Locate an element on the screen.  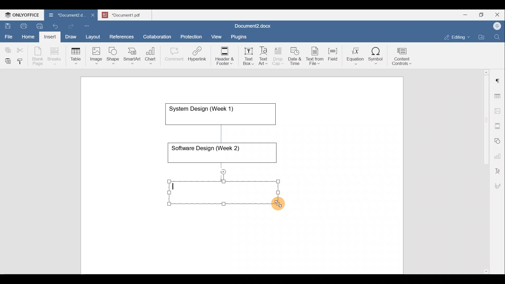
Comment is located at coordinates (173, 55).